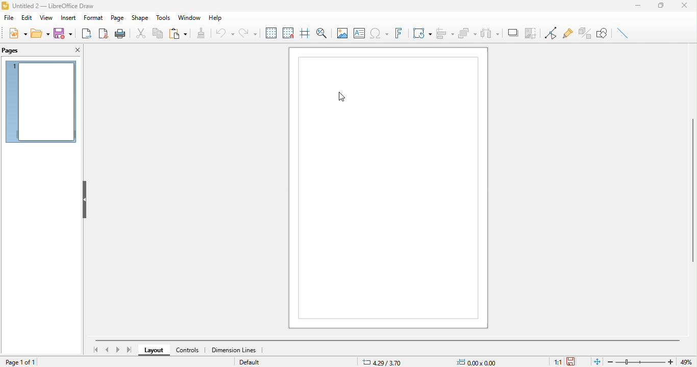 Image resolution: width=697 pixels, height=367 pixels. What do you see at coordinates (13, 53) in the screenshot?
I see `pages` at bounding box center [13, 53].